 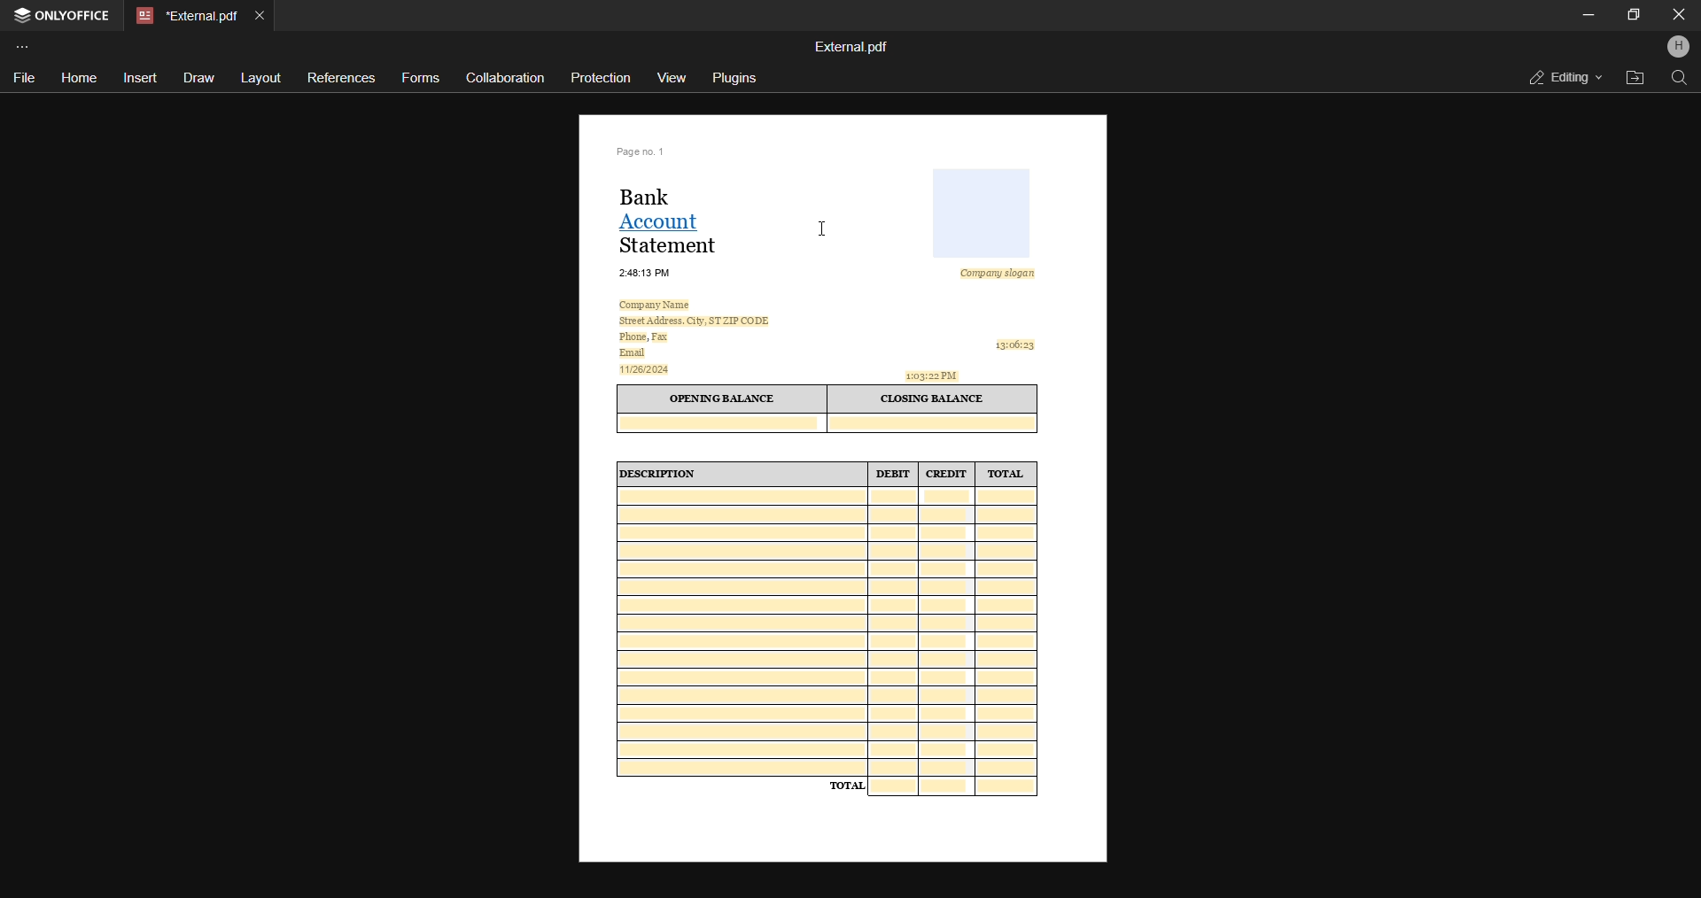 I want to click on protection, so click(x=603, y=77).